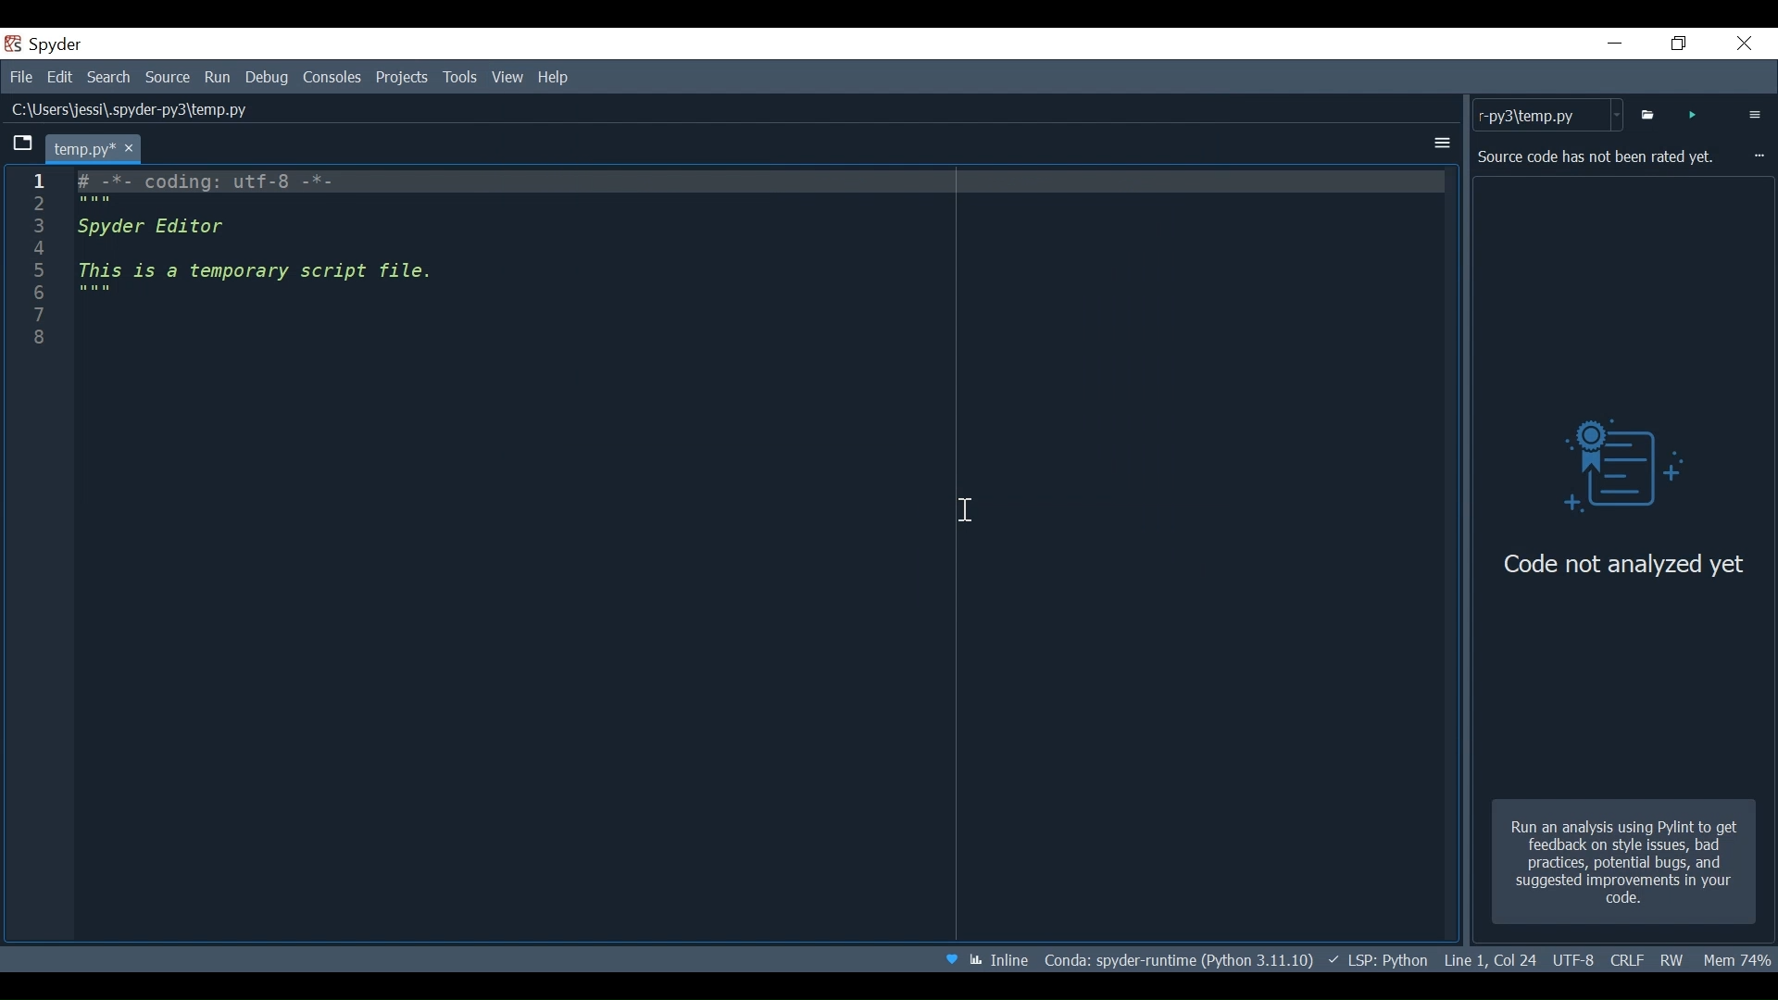 The image size is (1778, 1000). I want to click on Search, so click(108, 75).